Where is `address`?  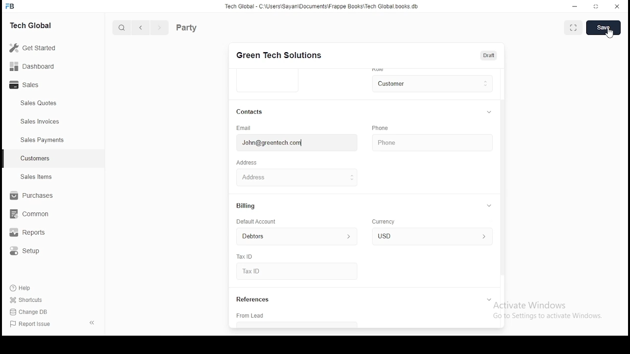 address is located at coordinates (249, 163).